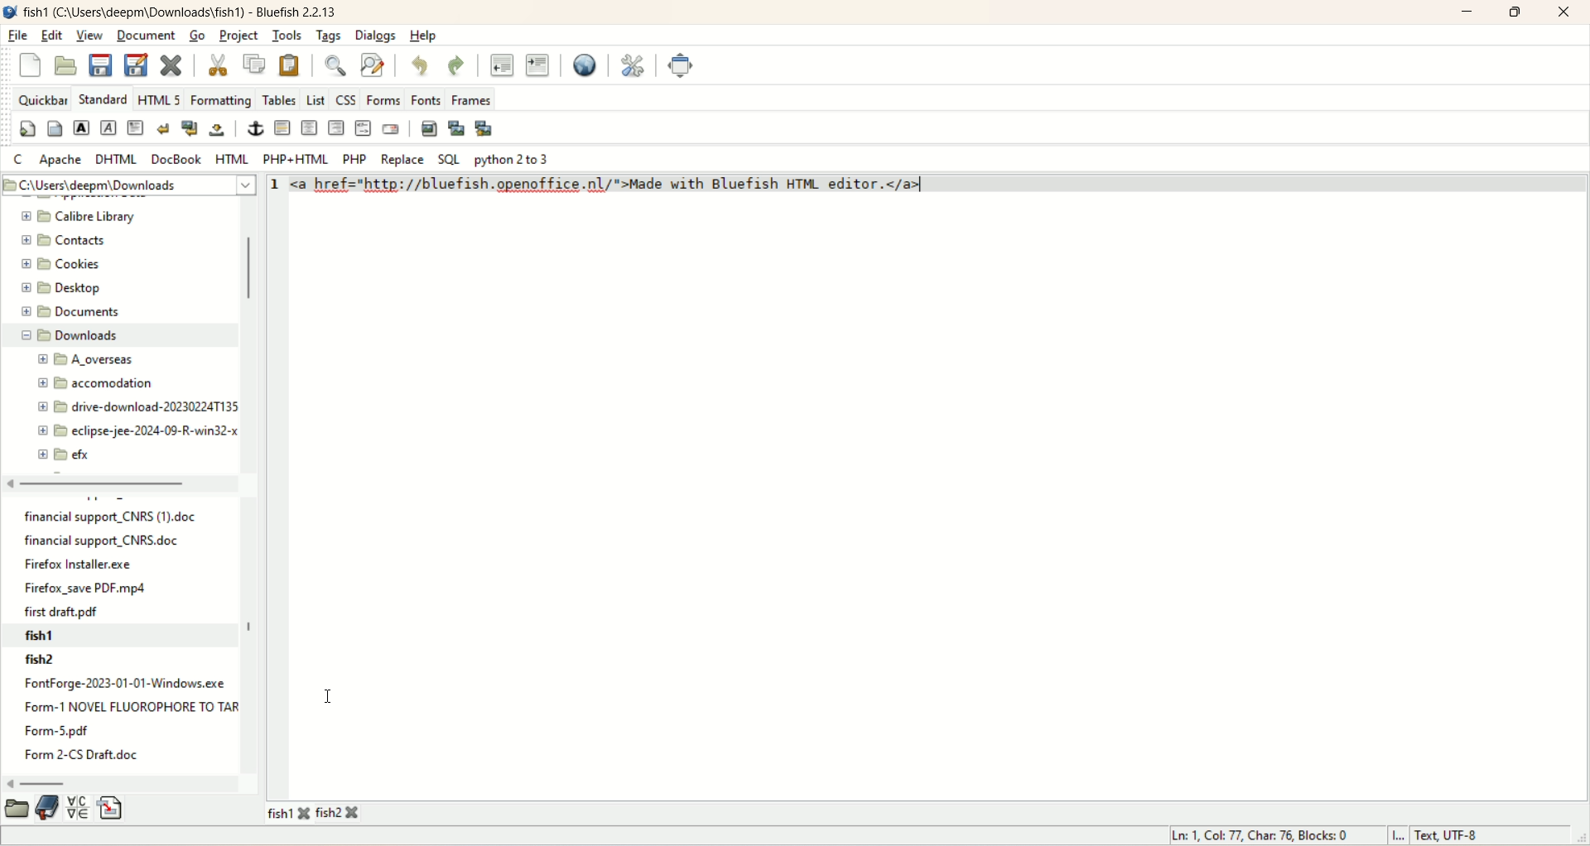  I want to click on documentation, so click(48, 808).